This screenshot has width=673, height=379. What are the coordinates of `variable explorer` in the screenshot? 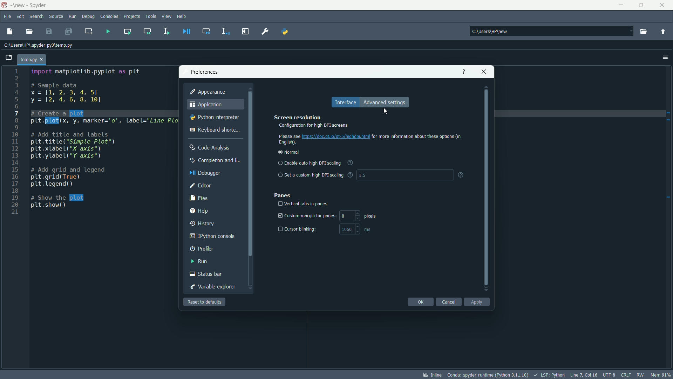 It's located at (212, 286).